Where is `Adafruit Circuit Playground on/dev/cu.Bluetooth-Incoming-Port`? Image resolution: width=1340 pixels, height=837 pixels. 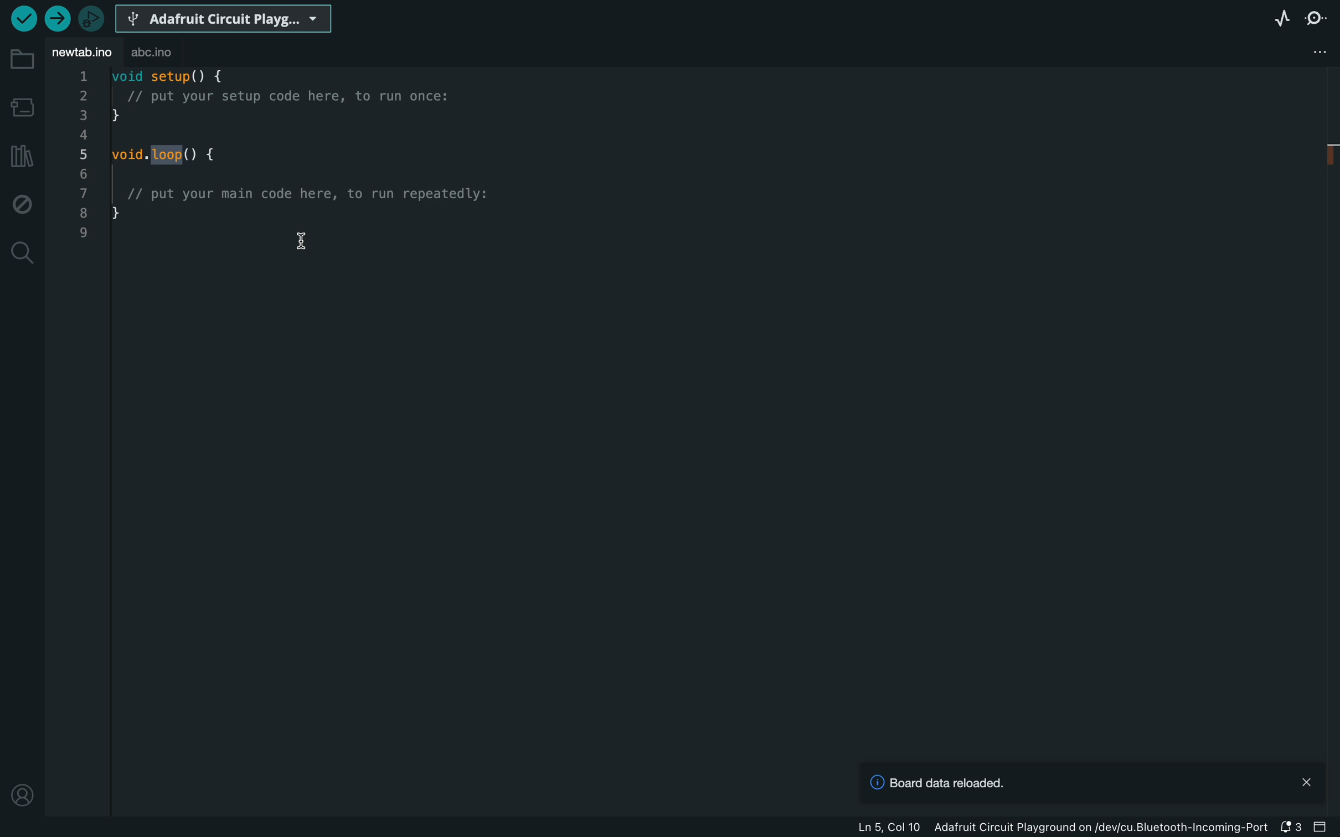 Adafruit Circuit Playground on/dev/cu.Bluetooth-Incoming-Port is located at coordinates (1102, 828).